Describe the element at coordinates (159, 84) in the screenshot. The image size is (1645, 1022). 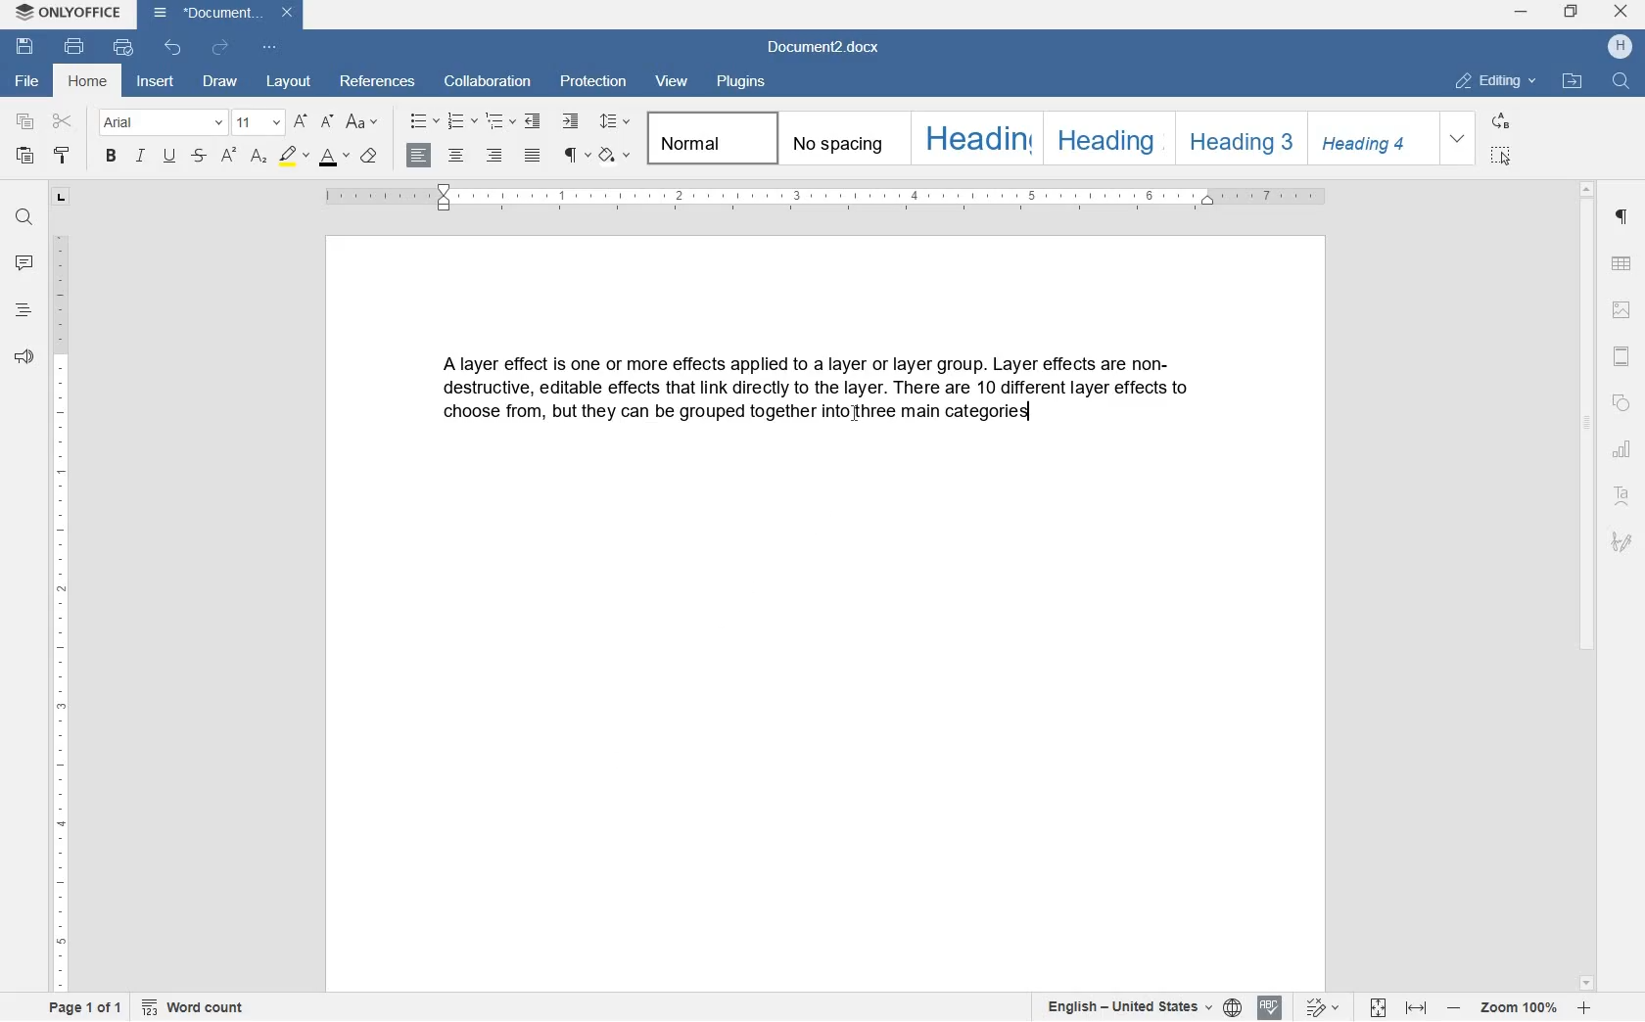
I see `insert` at that location.